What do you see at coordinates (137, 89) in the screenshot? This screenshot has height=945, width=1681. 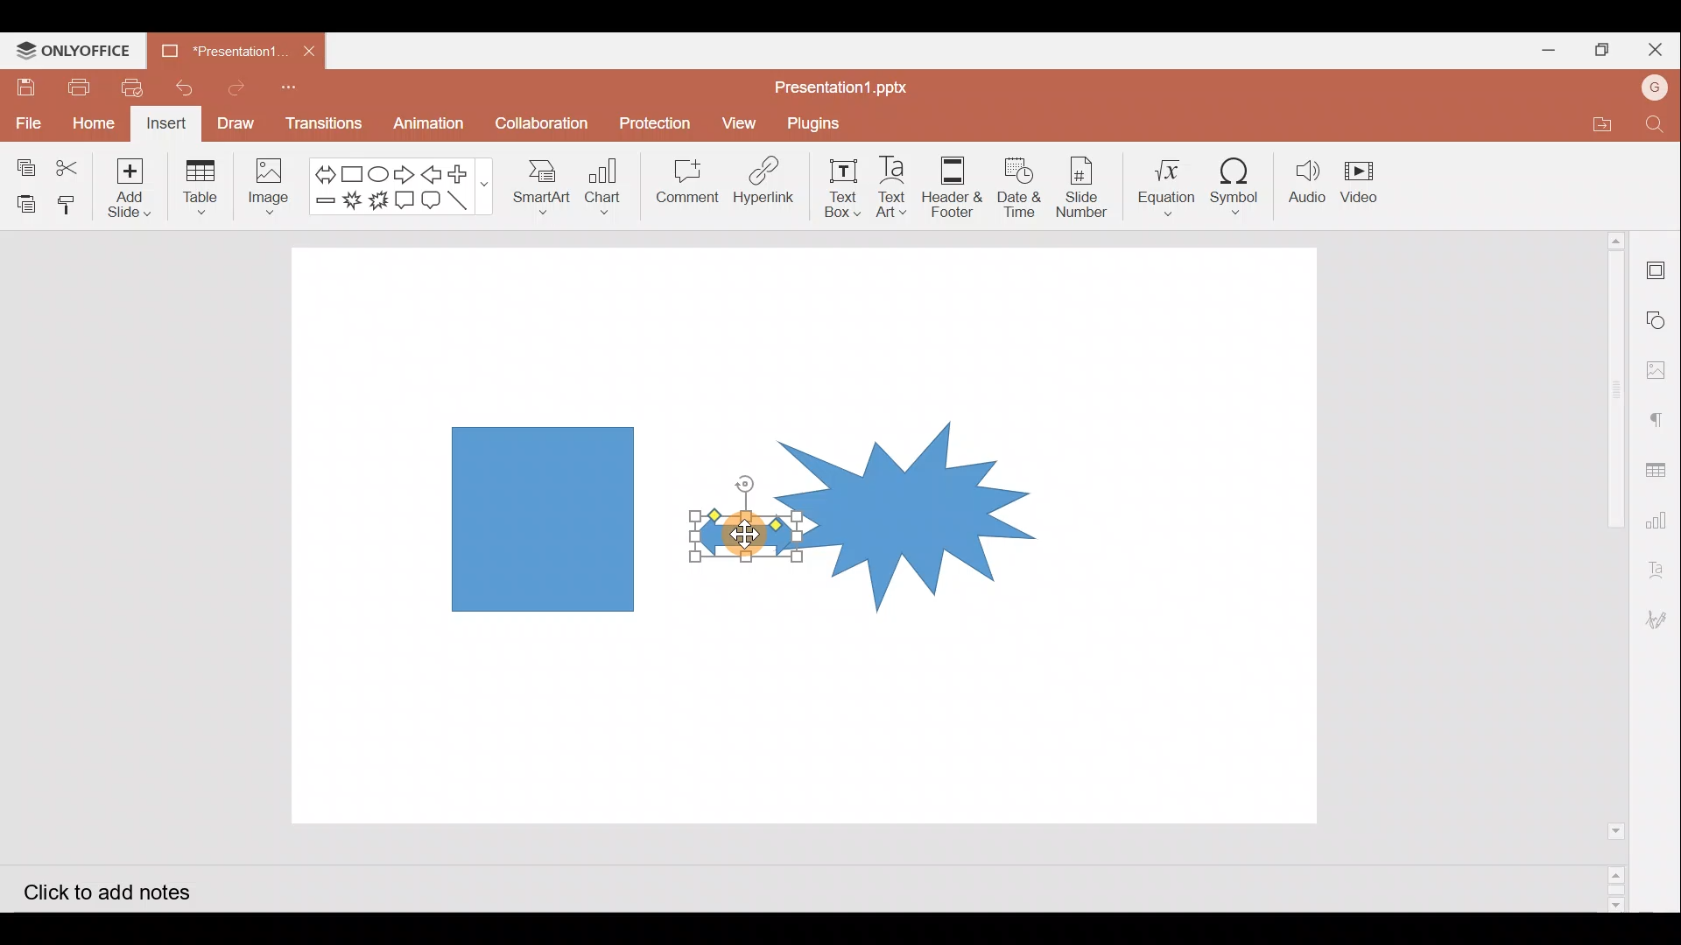 I see `Quick print` at bounding box center [137, 89].